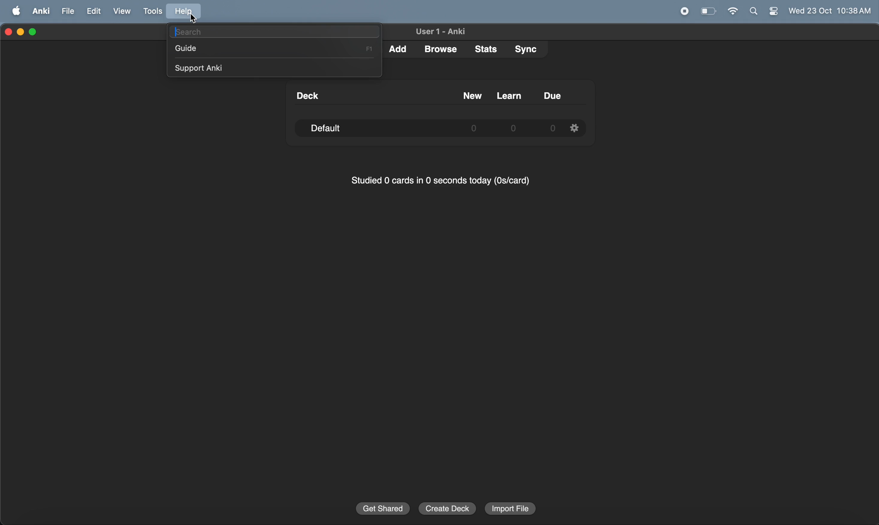 The width and height of the screenshot is (879, 525). What do you see at coordinates (829, 11) in the screenshot?
I see `Wed 23 Oct 10:38 AM` at bounding box center [829, 11].